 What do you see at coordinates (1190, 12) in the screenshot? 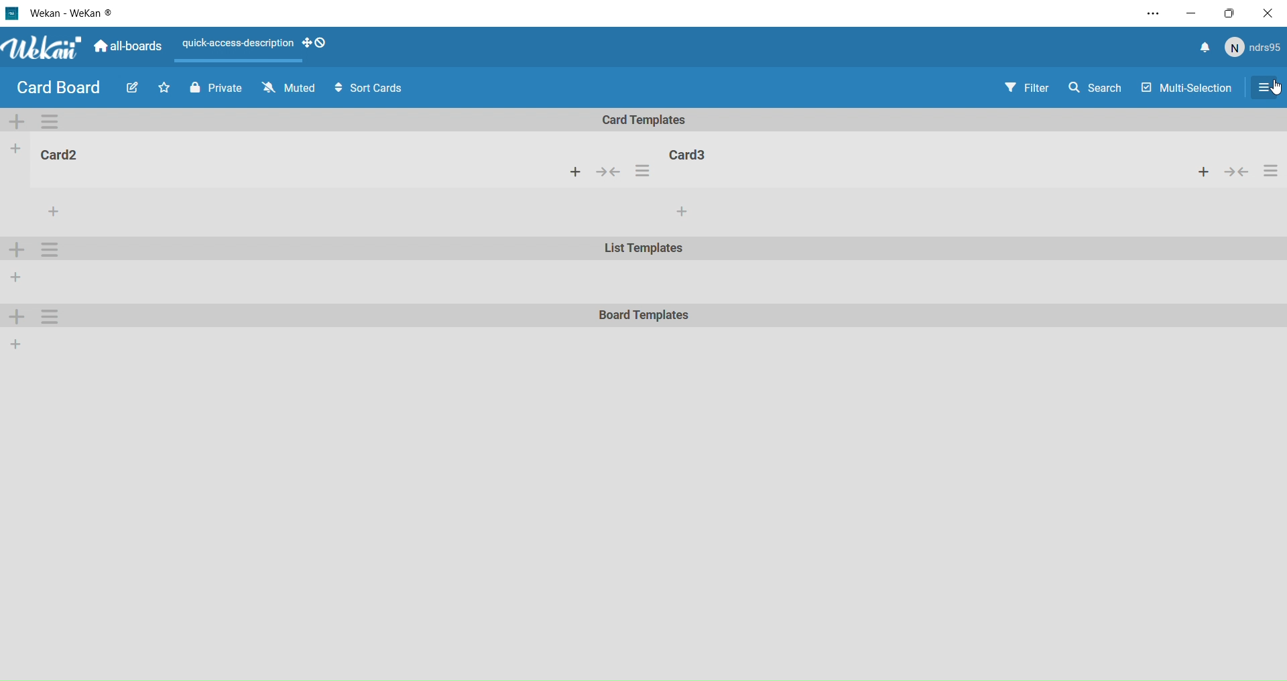
I see `minimize` at bounding box center [1190, 12].